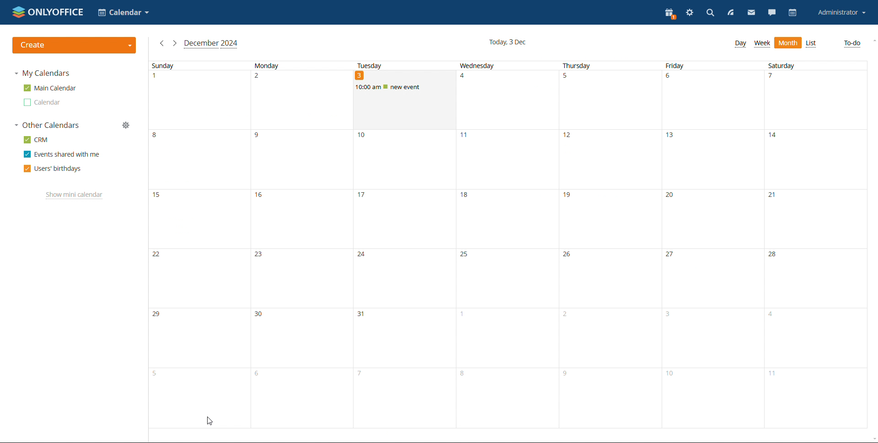 The image size is (878, 443). What do you see at coordinates (817, 65) in the screenshot?
I see `Saturday` at bounding box center [817, 65].